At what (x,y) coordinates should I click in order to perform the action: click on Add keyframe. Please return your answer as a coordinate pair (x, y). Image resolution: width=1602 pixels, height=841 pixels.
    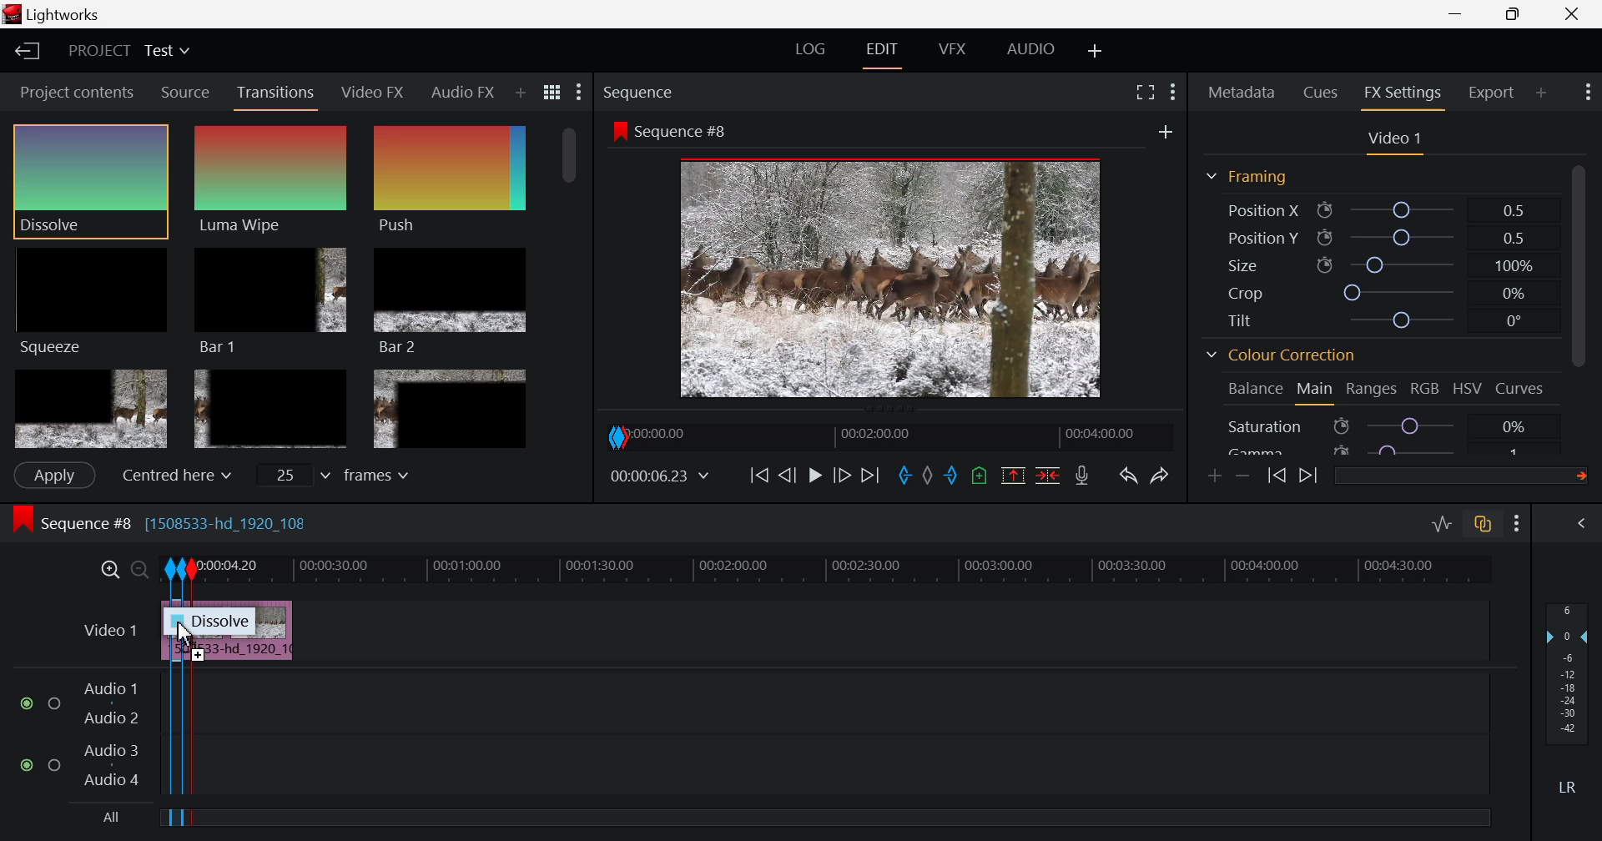
    Looking at the image, I should click on (1217, 476).